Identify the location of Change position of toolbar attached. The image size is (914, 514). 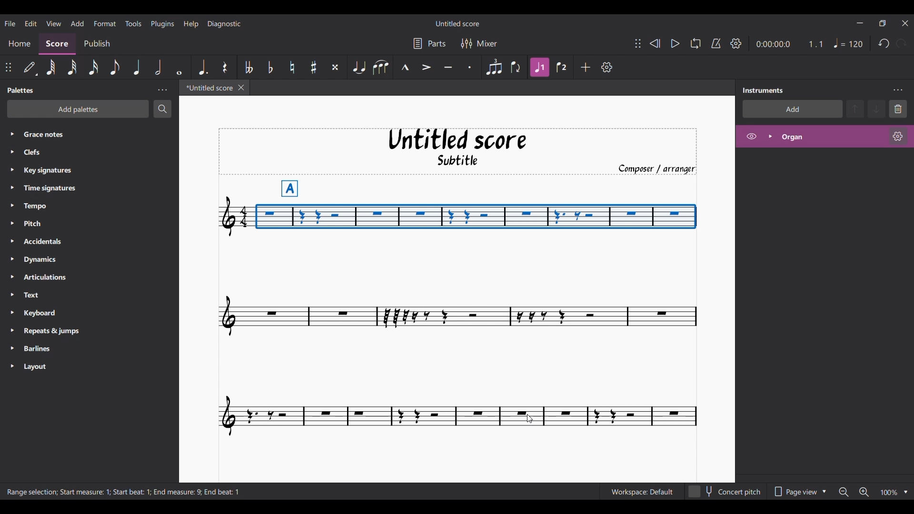
(638, 43).